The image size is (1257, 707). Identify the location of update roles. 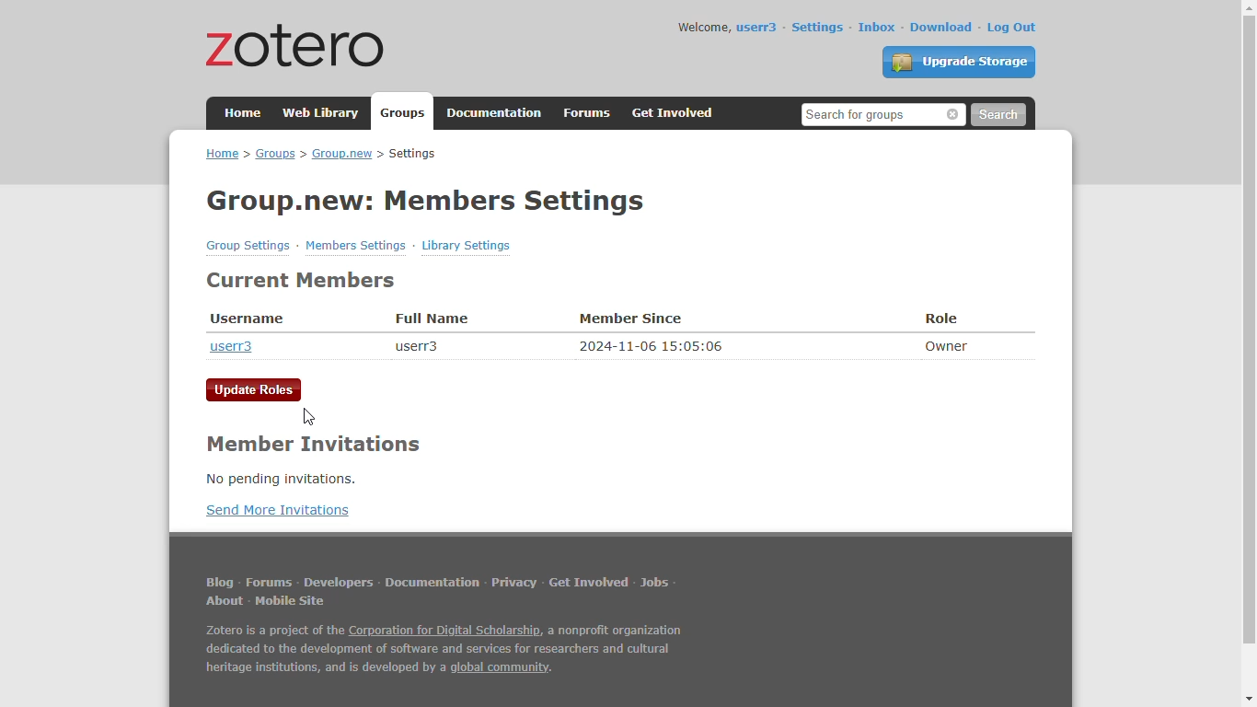
(255, 390).